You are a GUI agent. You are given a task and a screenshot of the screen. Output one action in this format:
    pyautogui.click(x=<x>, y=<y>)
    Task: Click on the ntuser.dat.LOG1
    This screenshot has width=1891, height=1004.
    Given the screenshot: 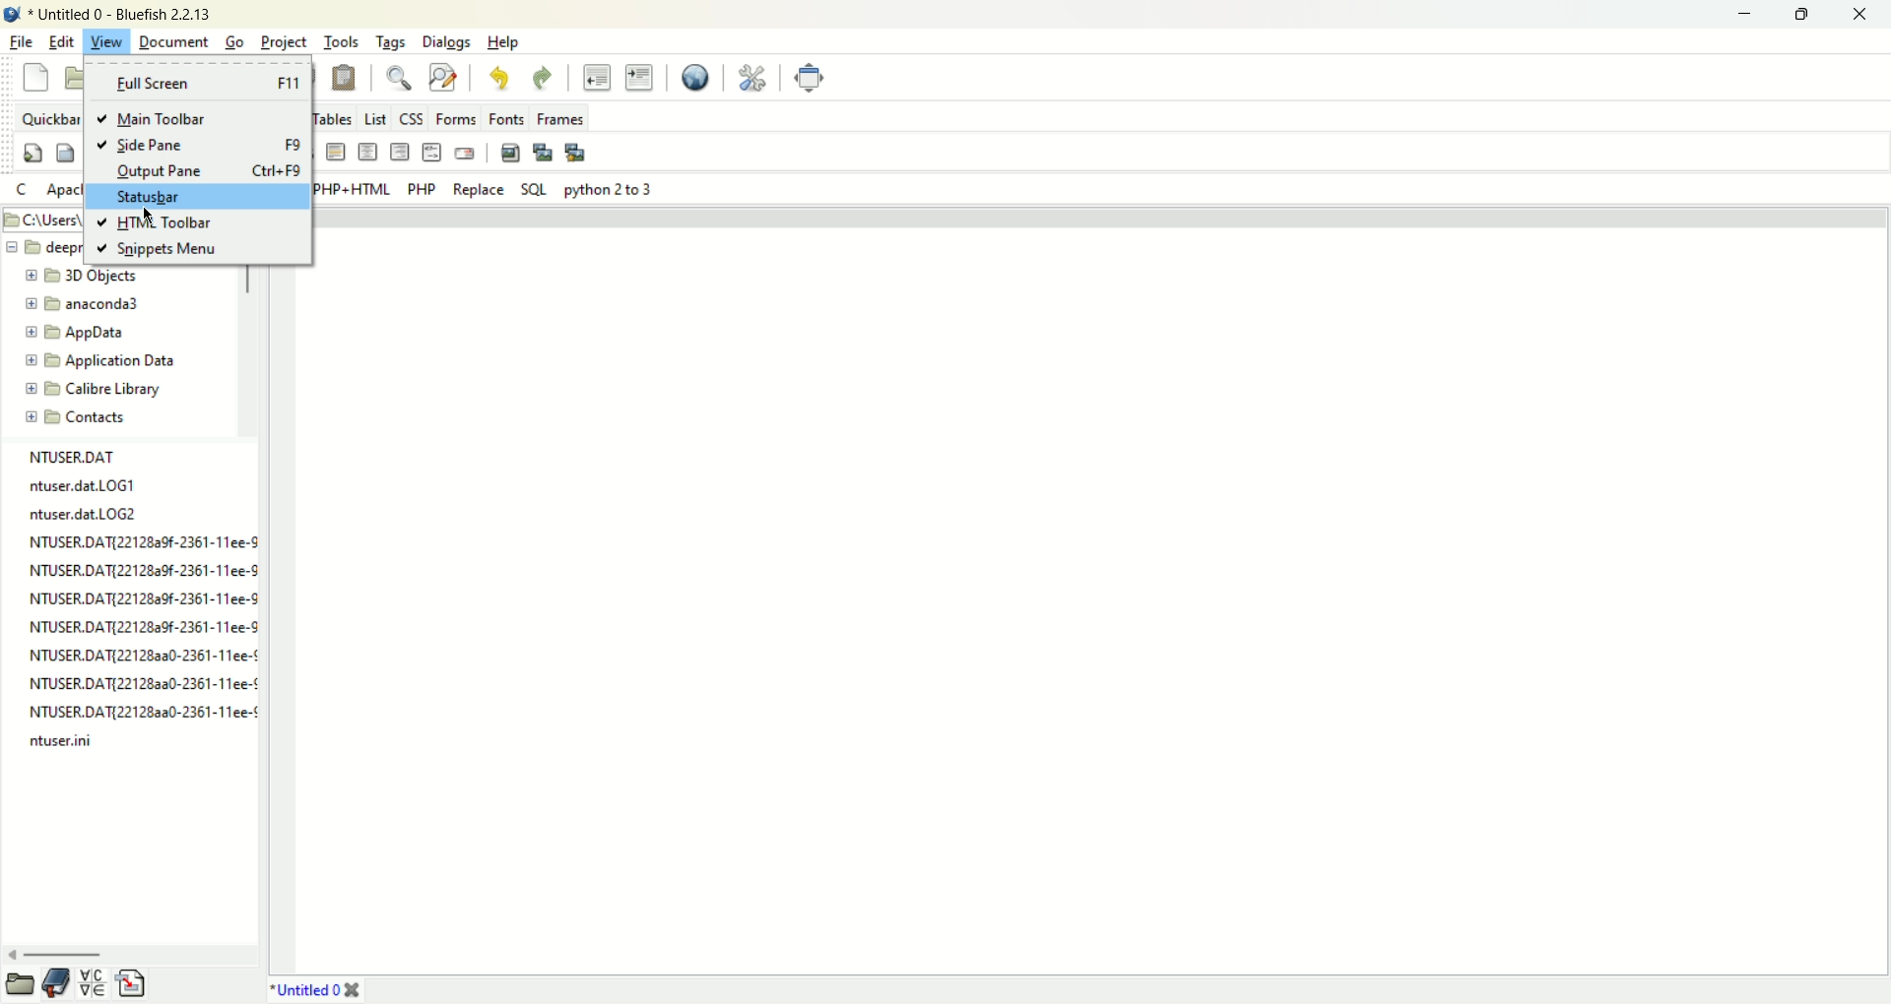 What is the action you would take?
    pyautogui.click(x=85, y=485)
    